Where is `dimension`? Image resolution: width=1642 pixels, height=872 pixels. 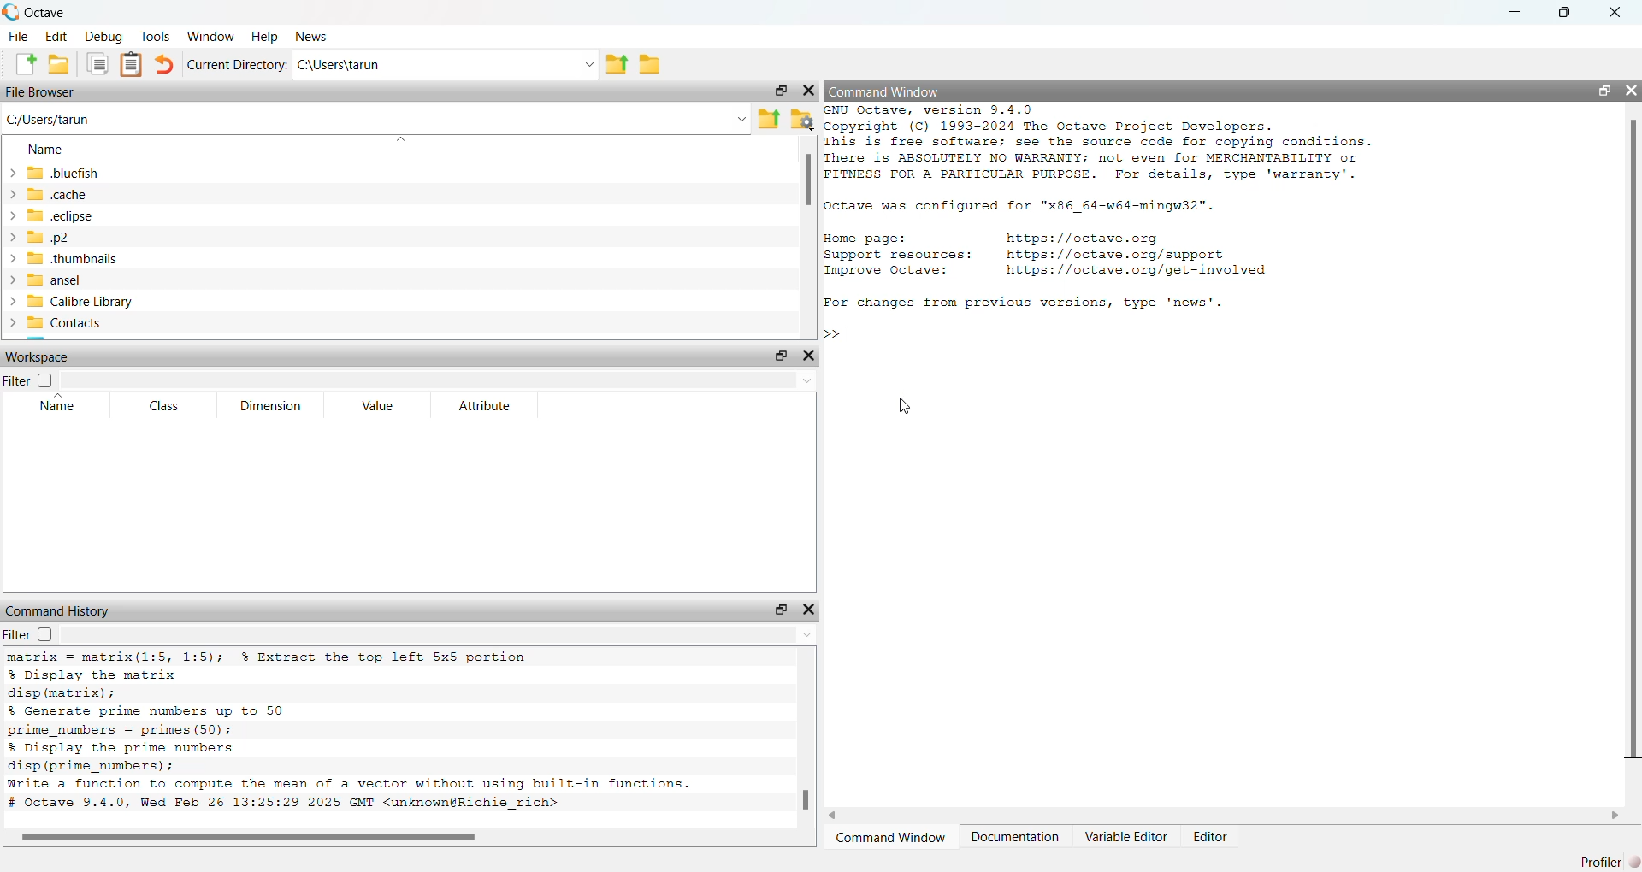 dimension is located at coordinates (270, 405).